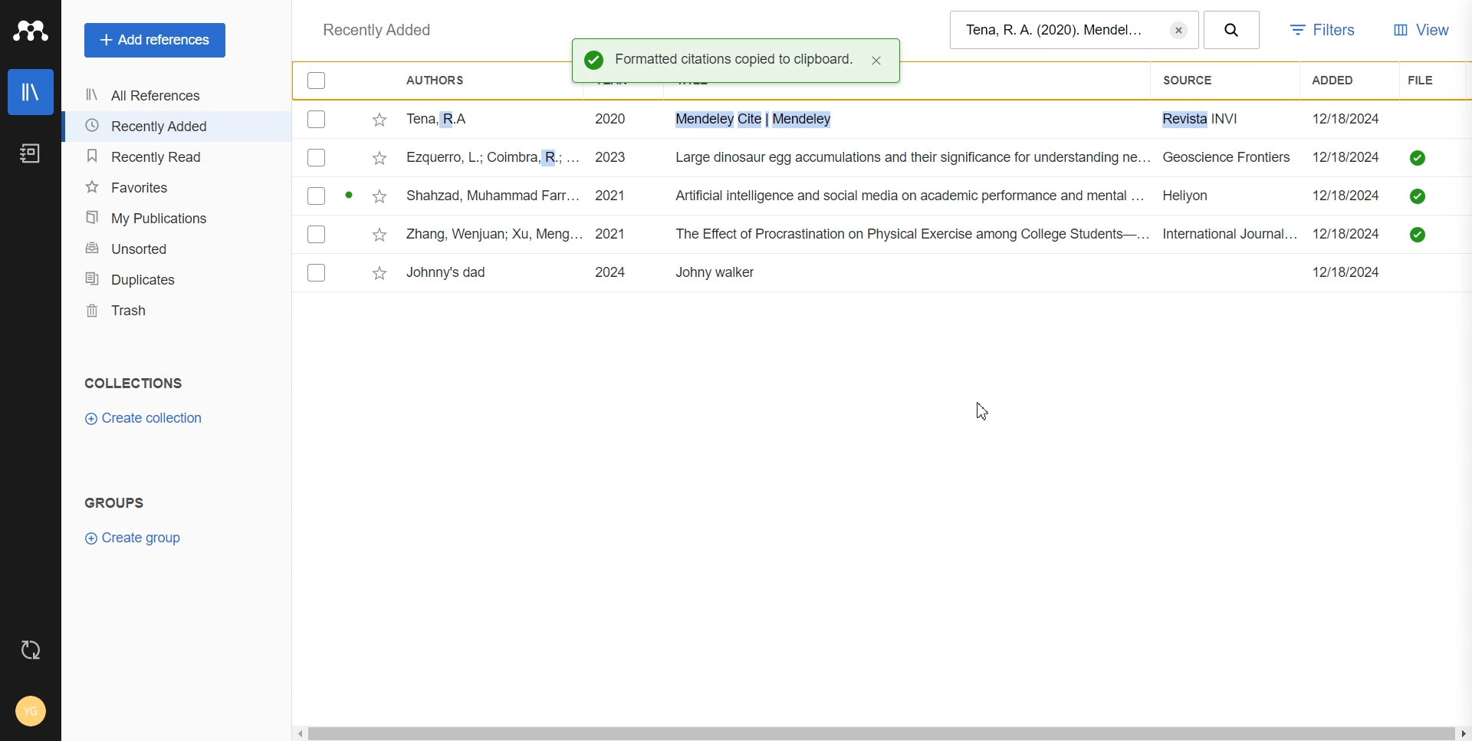  I want to click on Source, so click(1198, 81).